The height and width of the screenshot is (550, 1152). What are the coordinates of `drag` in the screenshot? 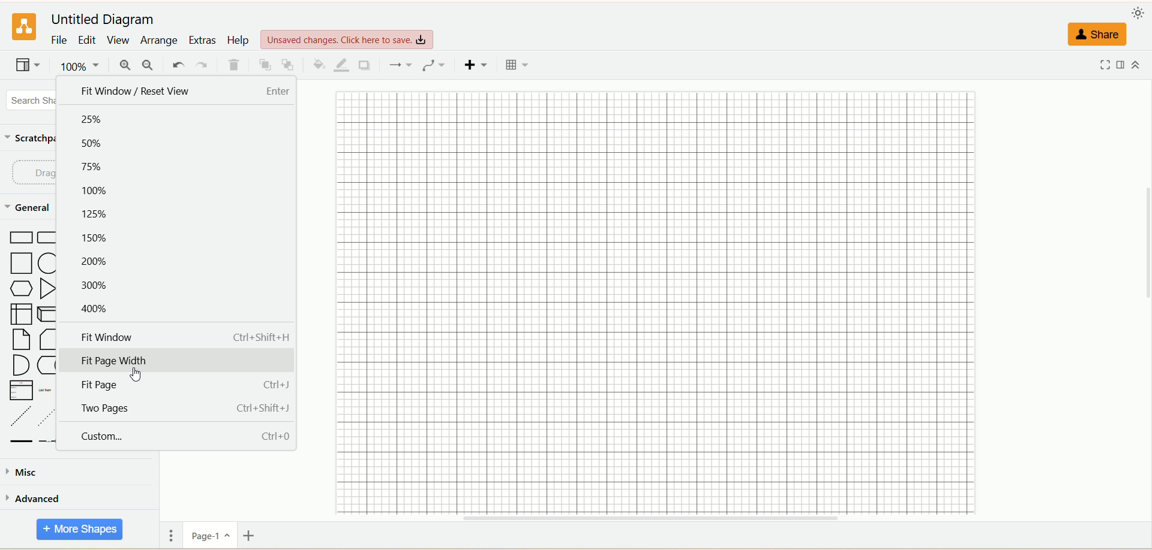 It's located at (38, 173).